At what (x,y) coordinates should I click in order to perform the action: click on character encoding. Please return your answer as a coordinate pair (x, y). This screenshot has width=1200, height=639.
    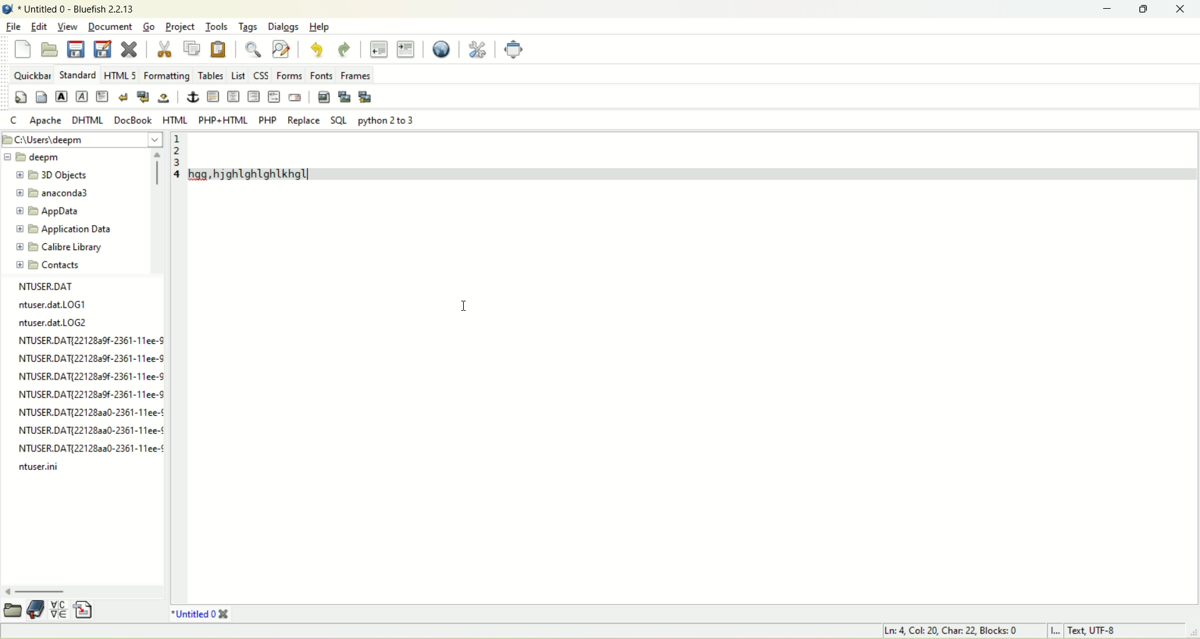
    Looking at the image, I should click on (1117, 631).